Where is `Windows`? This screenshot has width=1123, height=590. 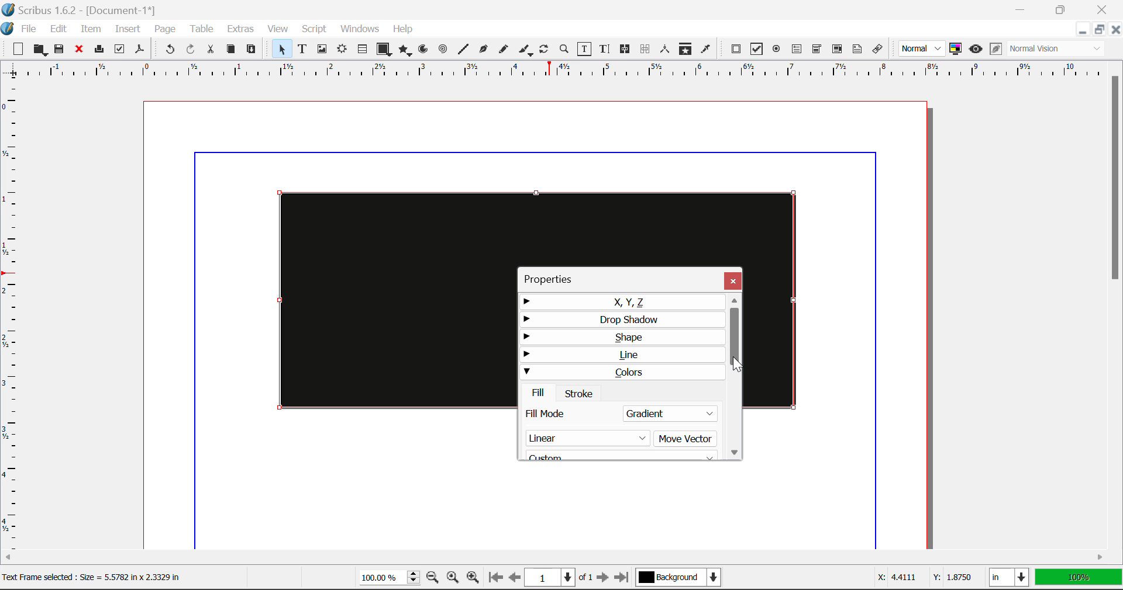
Windows is located at coordinates (359, 29).